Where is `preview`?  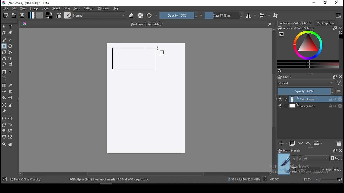
preview is located at coordinates (284, 164).